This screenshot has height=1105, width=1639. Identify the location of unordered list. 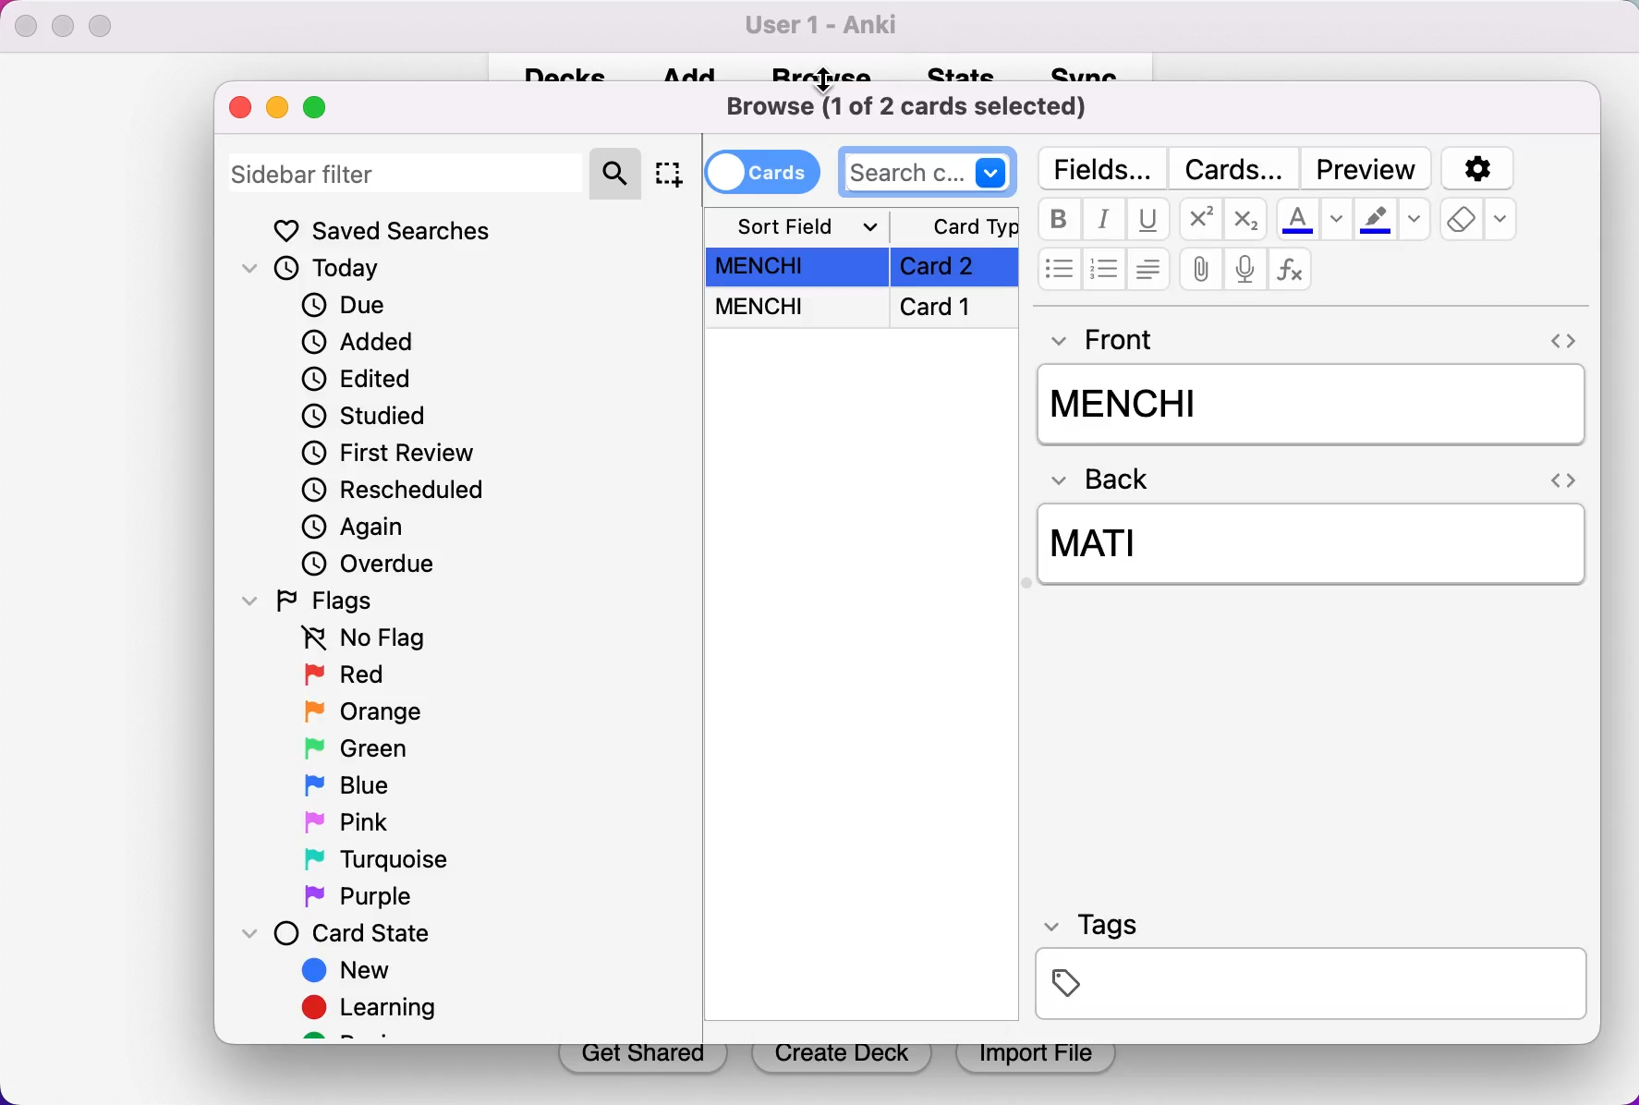
(1056, 271).